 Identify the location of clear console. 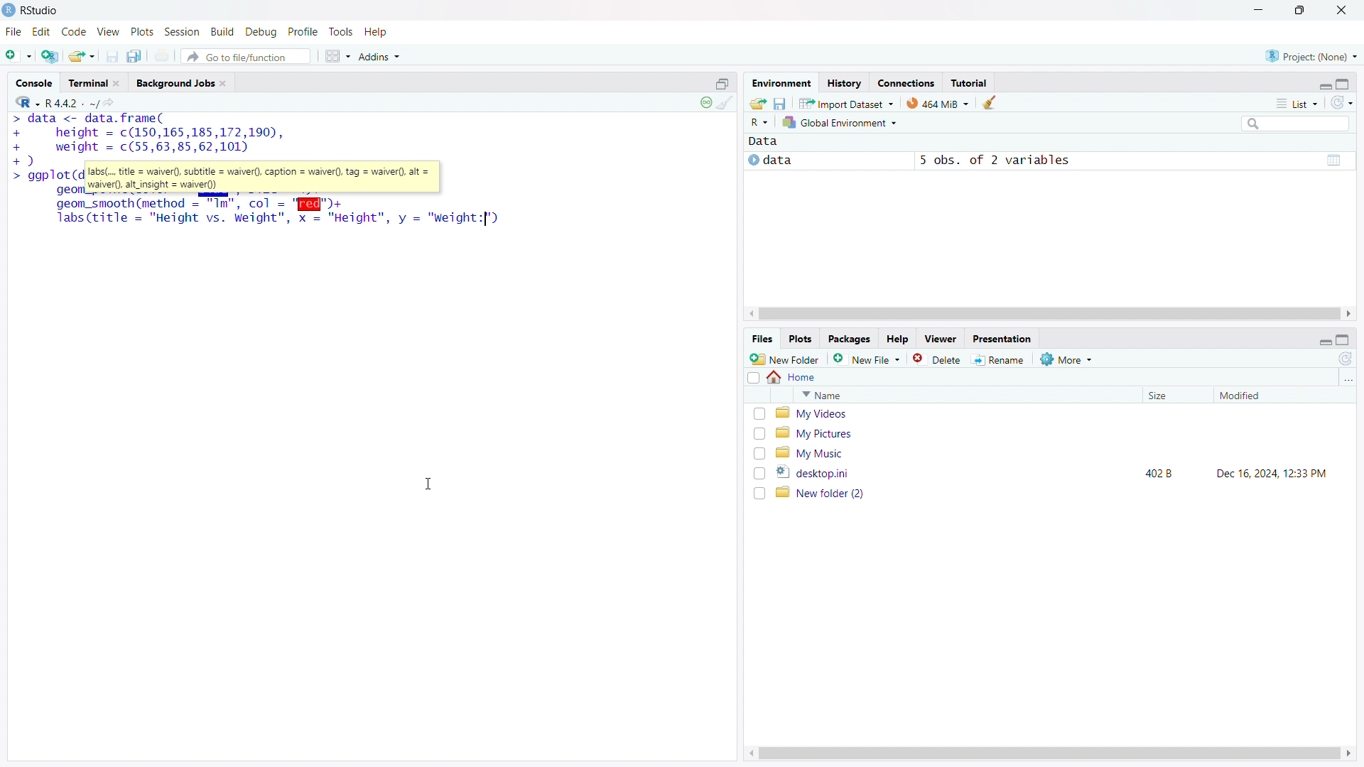
(725, 103).